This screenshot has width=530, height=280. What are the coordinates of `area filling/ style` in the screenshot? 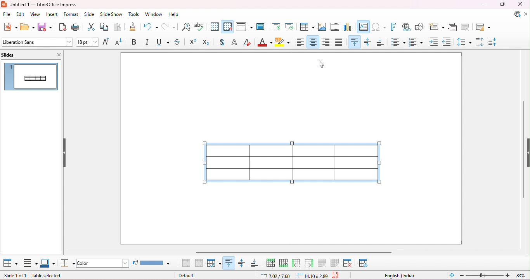 It's located at (104, 263).